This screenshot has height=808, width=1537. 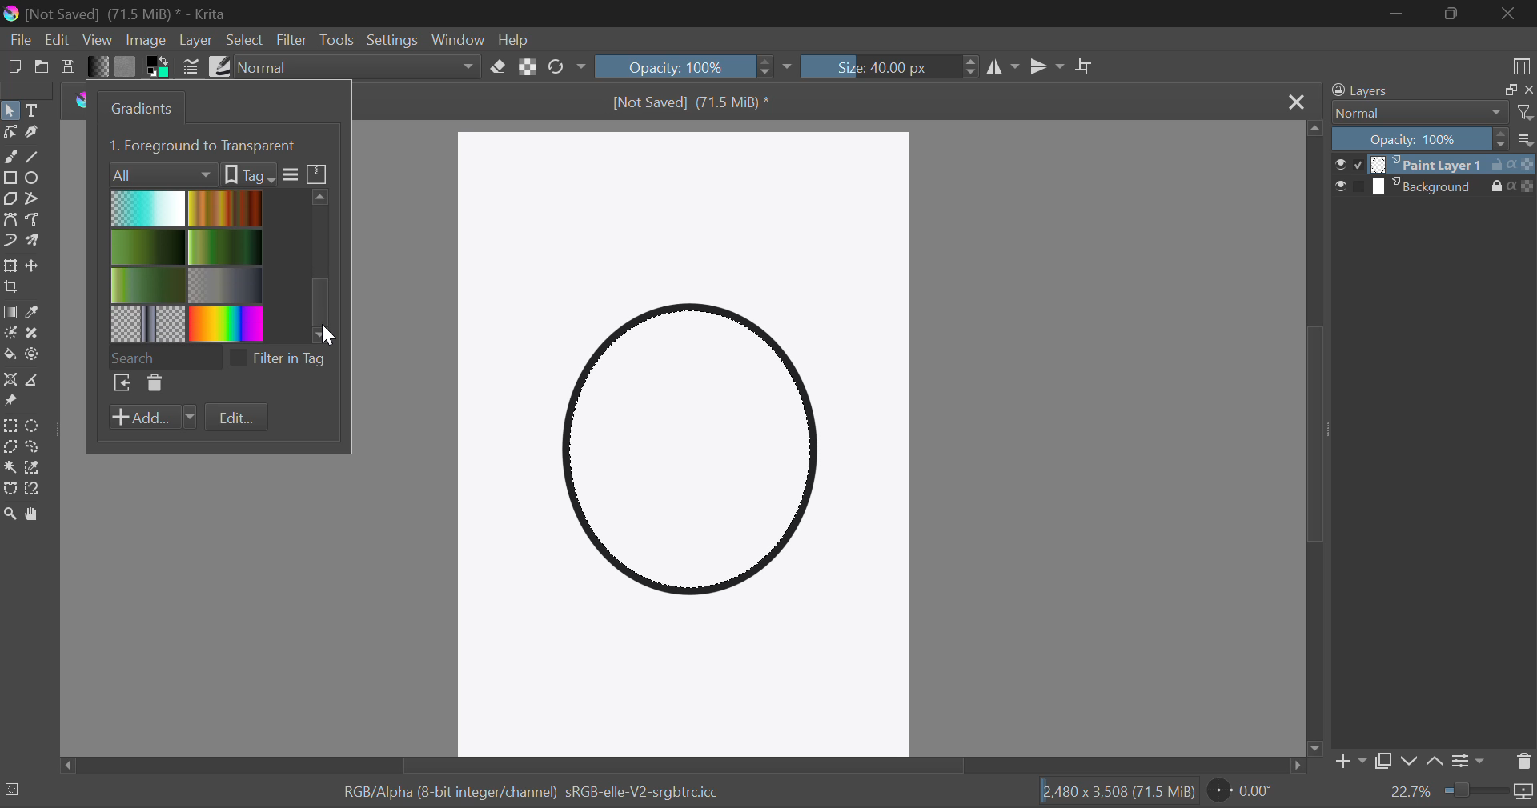 I want to click on Opacity, so click(x=1418, y=140).